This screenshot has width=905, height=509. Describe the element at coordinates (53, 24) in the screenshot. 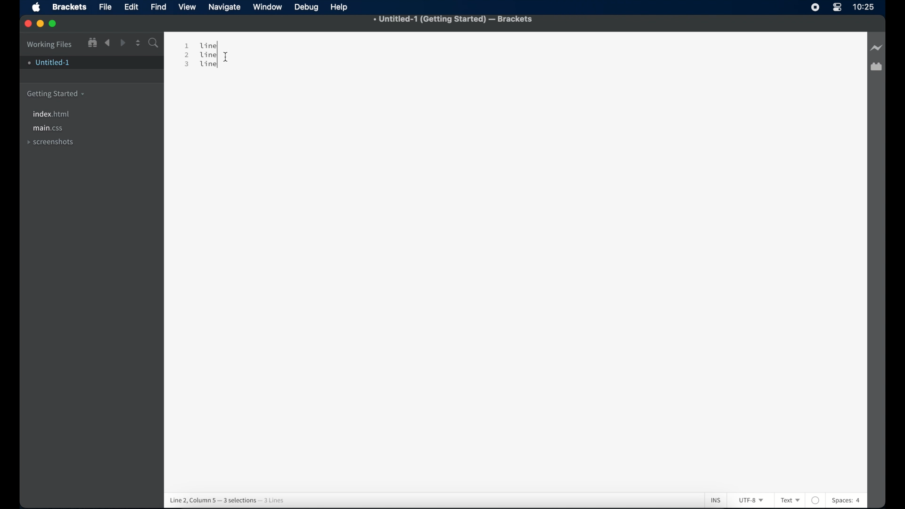

I see `maximize` at that location.